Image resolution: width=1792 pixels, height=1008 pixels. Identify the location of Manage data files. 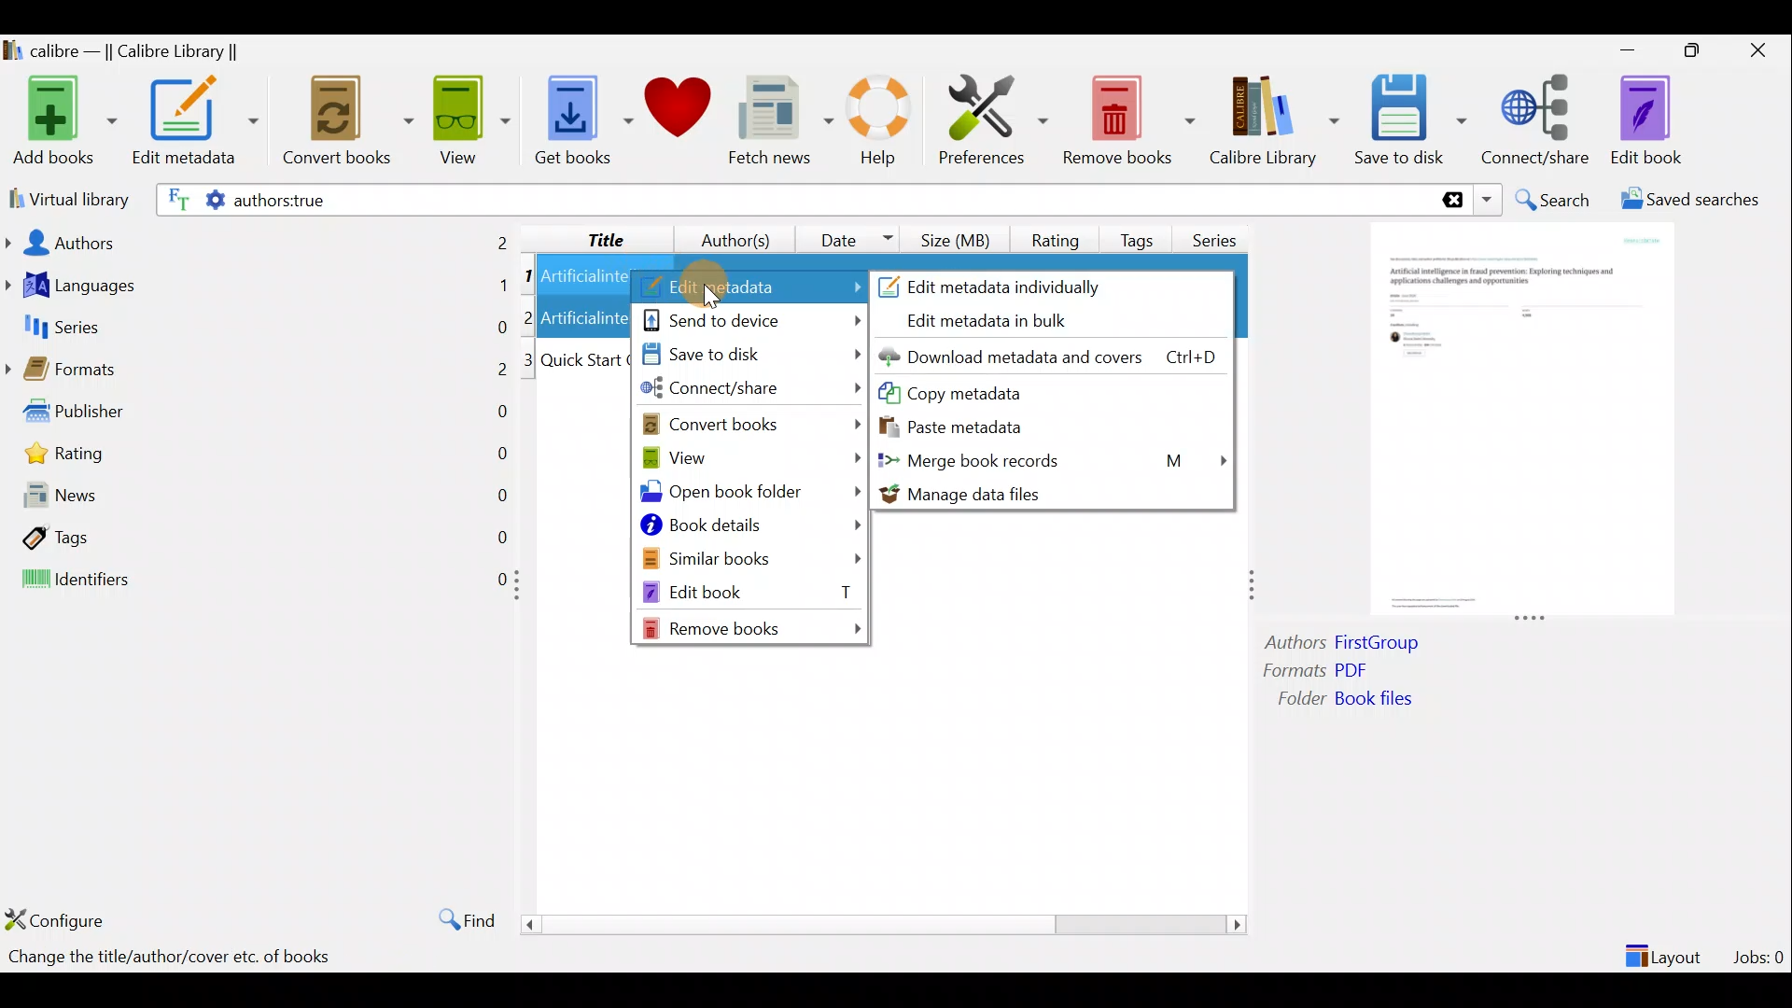
(1050, 494).